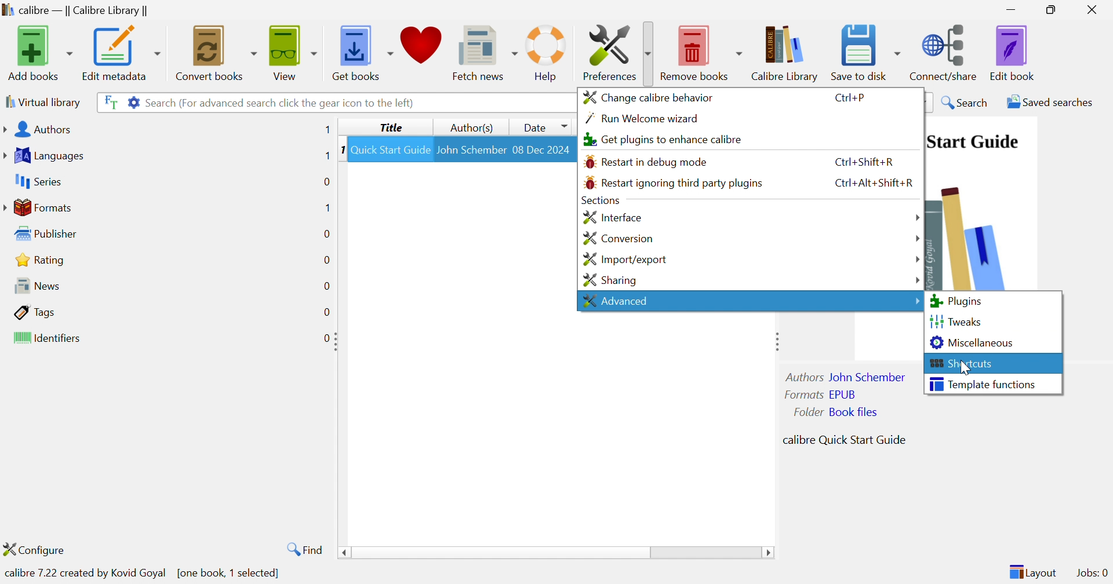  I want to click on 1, so click(341, 149).